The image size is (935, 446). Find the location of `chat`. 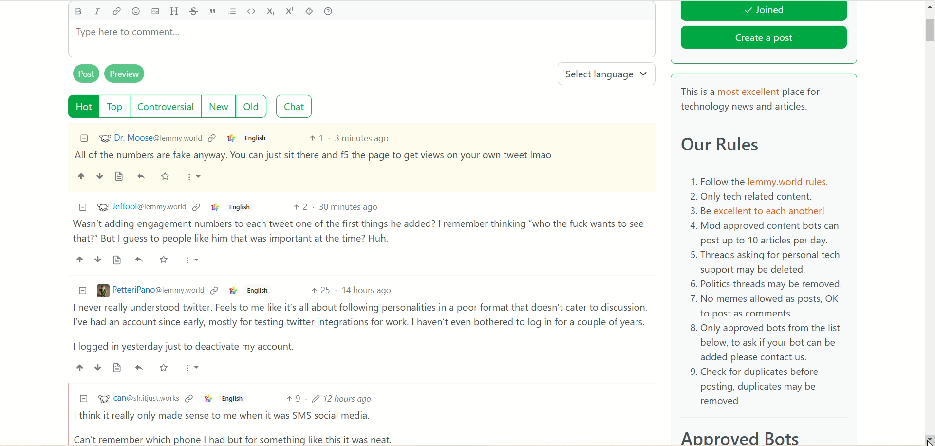

chat is located at coordinates (294, 107).